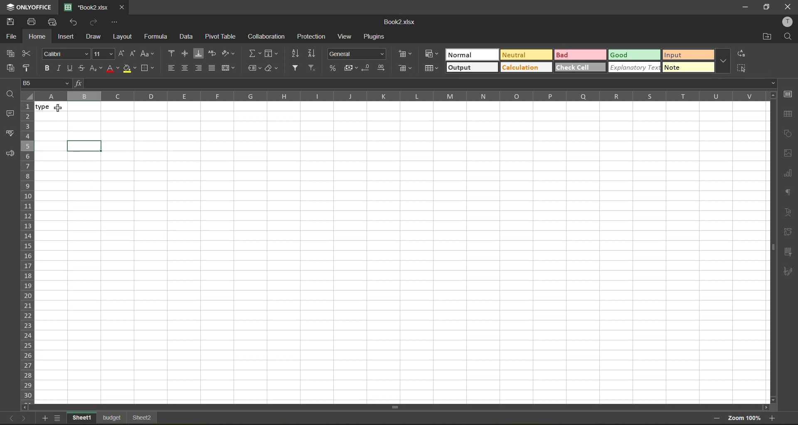 The image size is (798, 425). Describe the element at coordinates (186, 69) in the screenshot. I see `align middle` at that location.